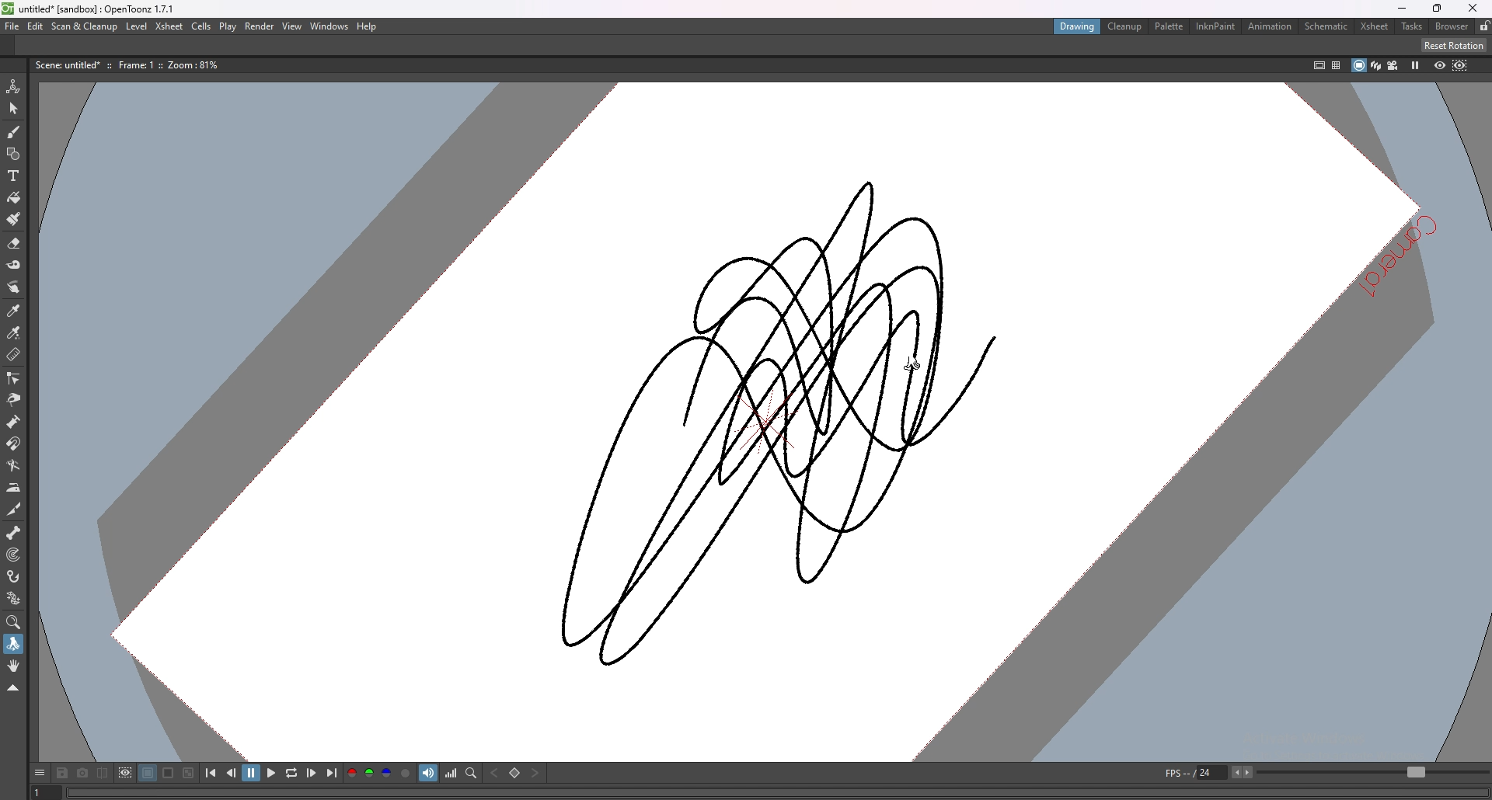  I want to click on soundtrack, so click(428, 774).